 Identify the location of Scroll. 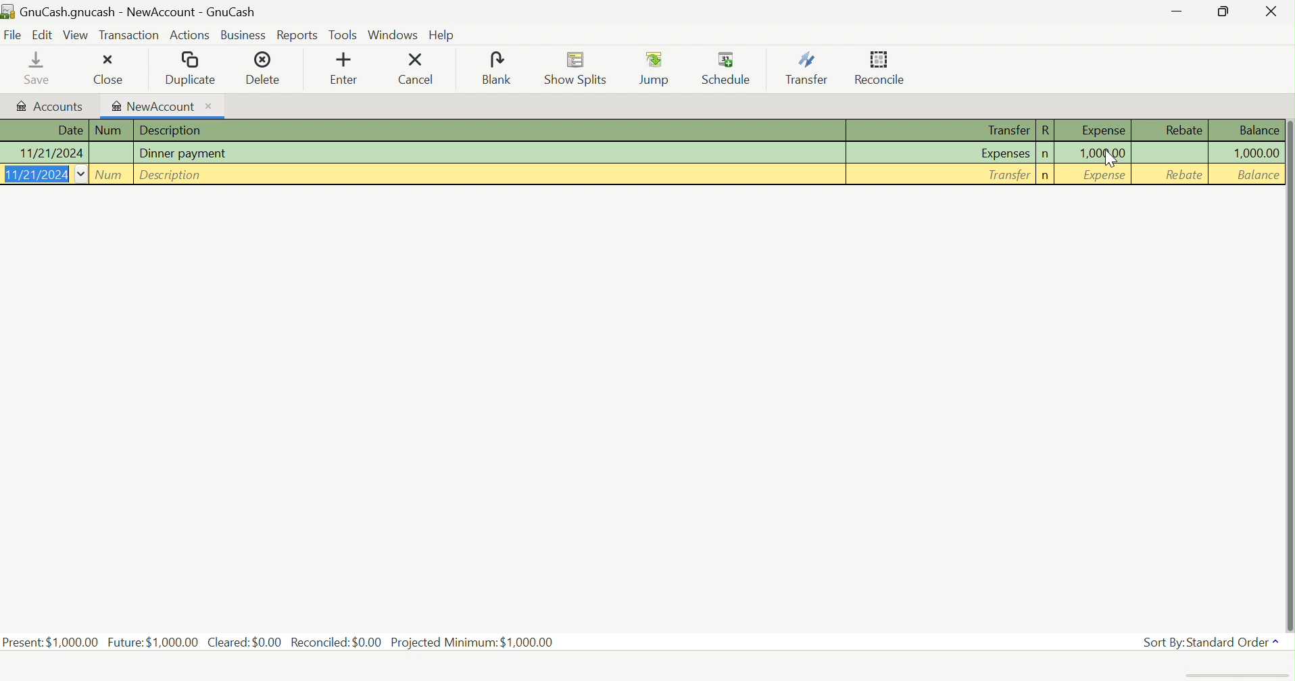
(1289, 362).